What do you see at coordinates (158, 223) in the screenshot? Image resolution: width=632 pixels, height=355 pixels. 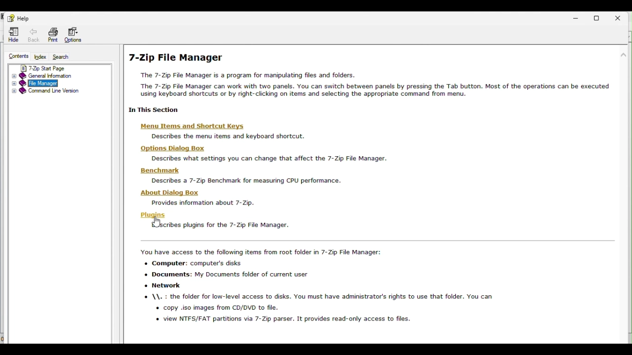 I see `cursor` at bounding box center [158, 223].